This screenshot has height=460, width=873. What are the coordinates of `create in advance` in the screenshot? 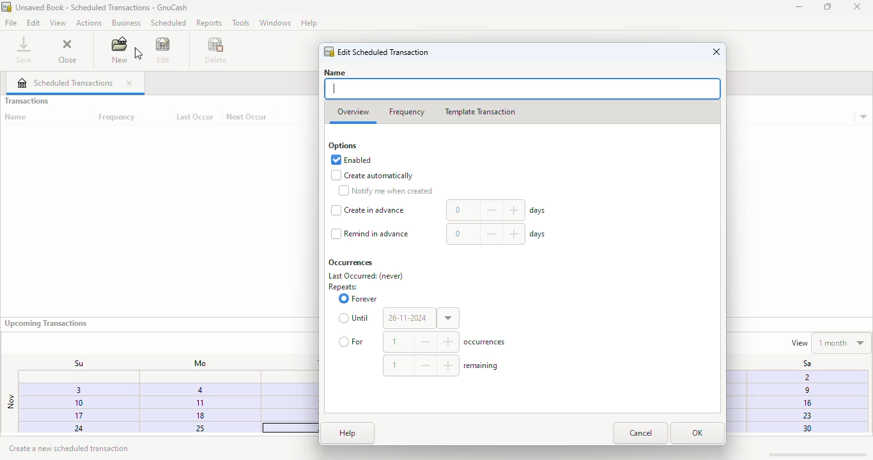 It's located at (368, 210).